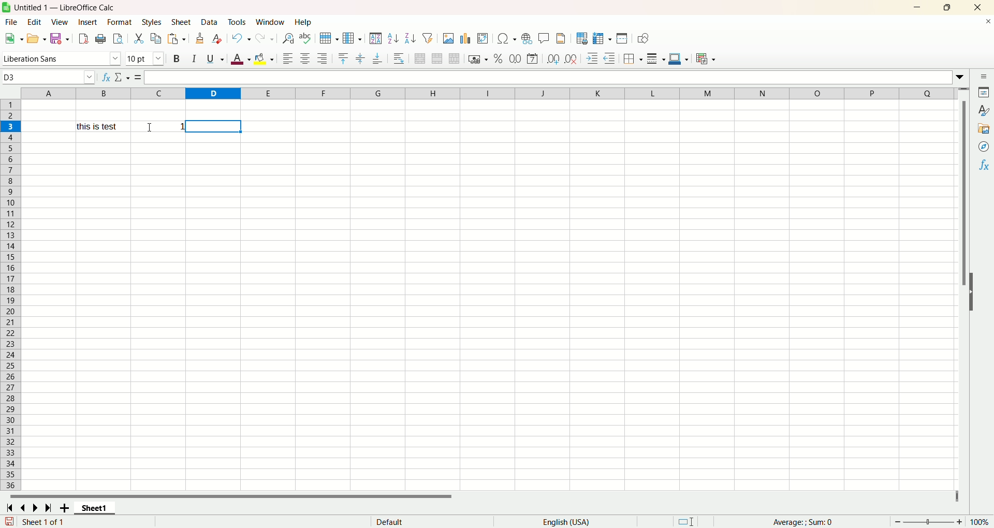 The height and width of the screenshot is (528, 994). I want to click on merge and center, so click(419, 58).